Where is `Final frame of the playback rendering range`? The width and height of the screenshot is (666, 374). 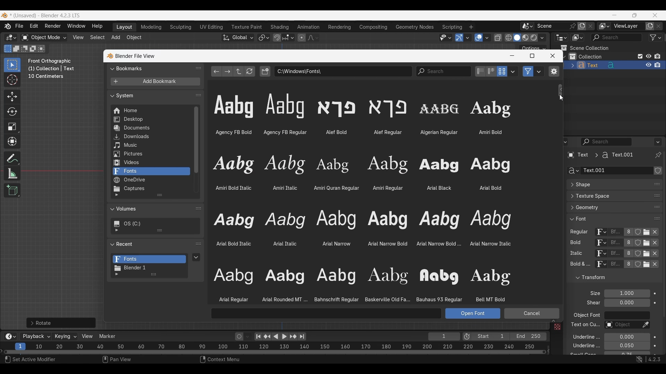 Final frame of the playback rendering range is located at coordinates (509, 337).